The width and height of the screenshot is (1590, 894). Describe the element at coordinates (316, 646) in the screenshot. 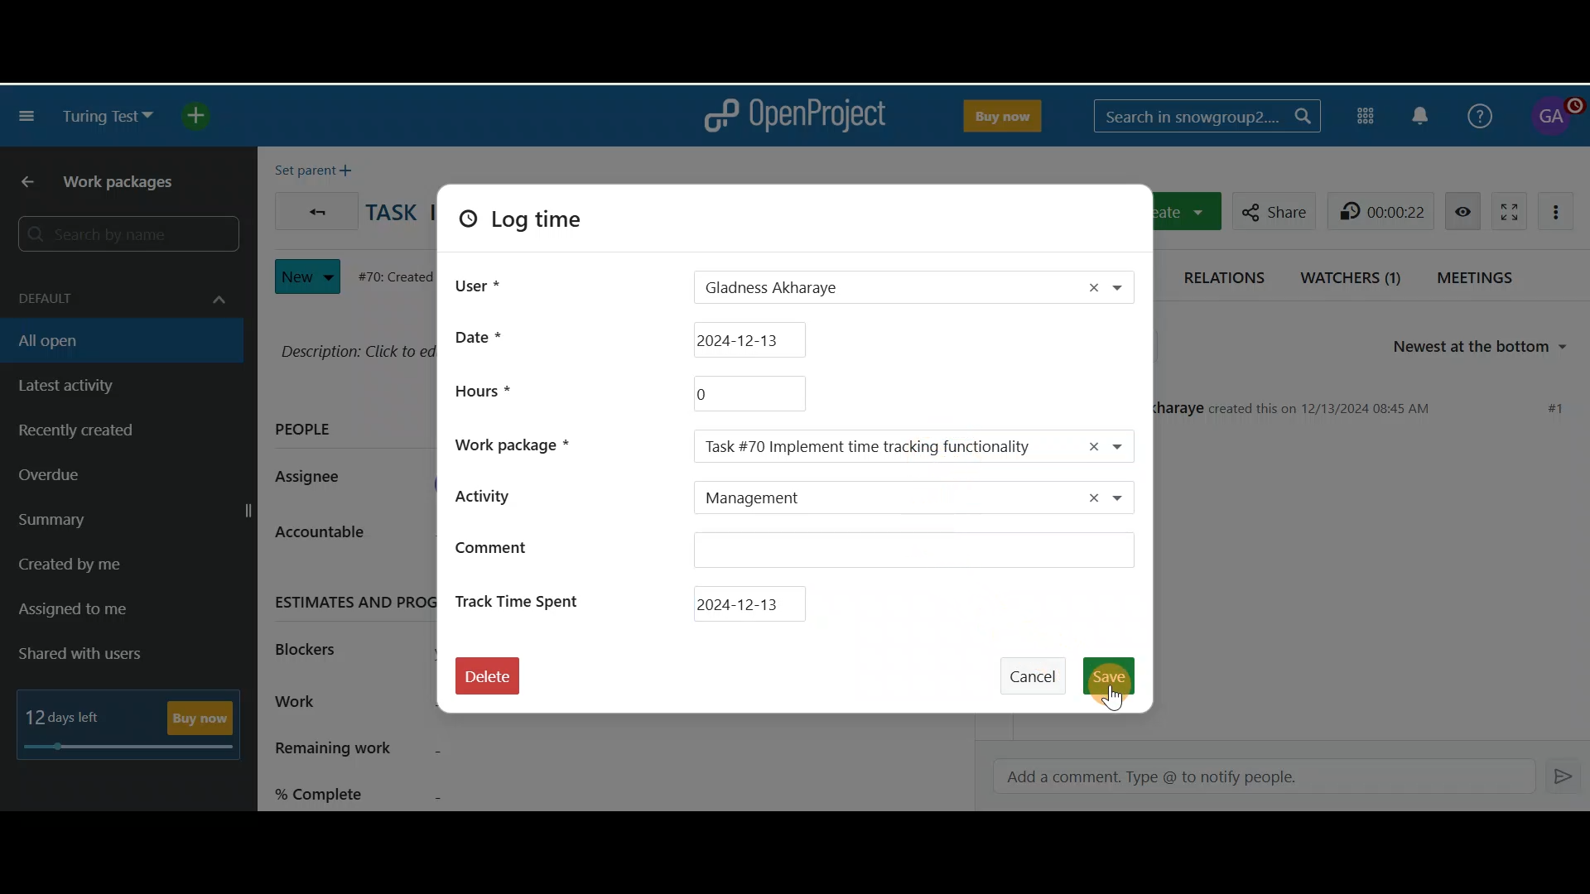

I see `Blockers` at that location.